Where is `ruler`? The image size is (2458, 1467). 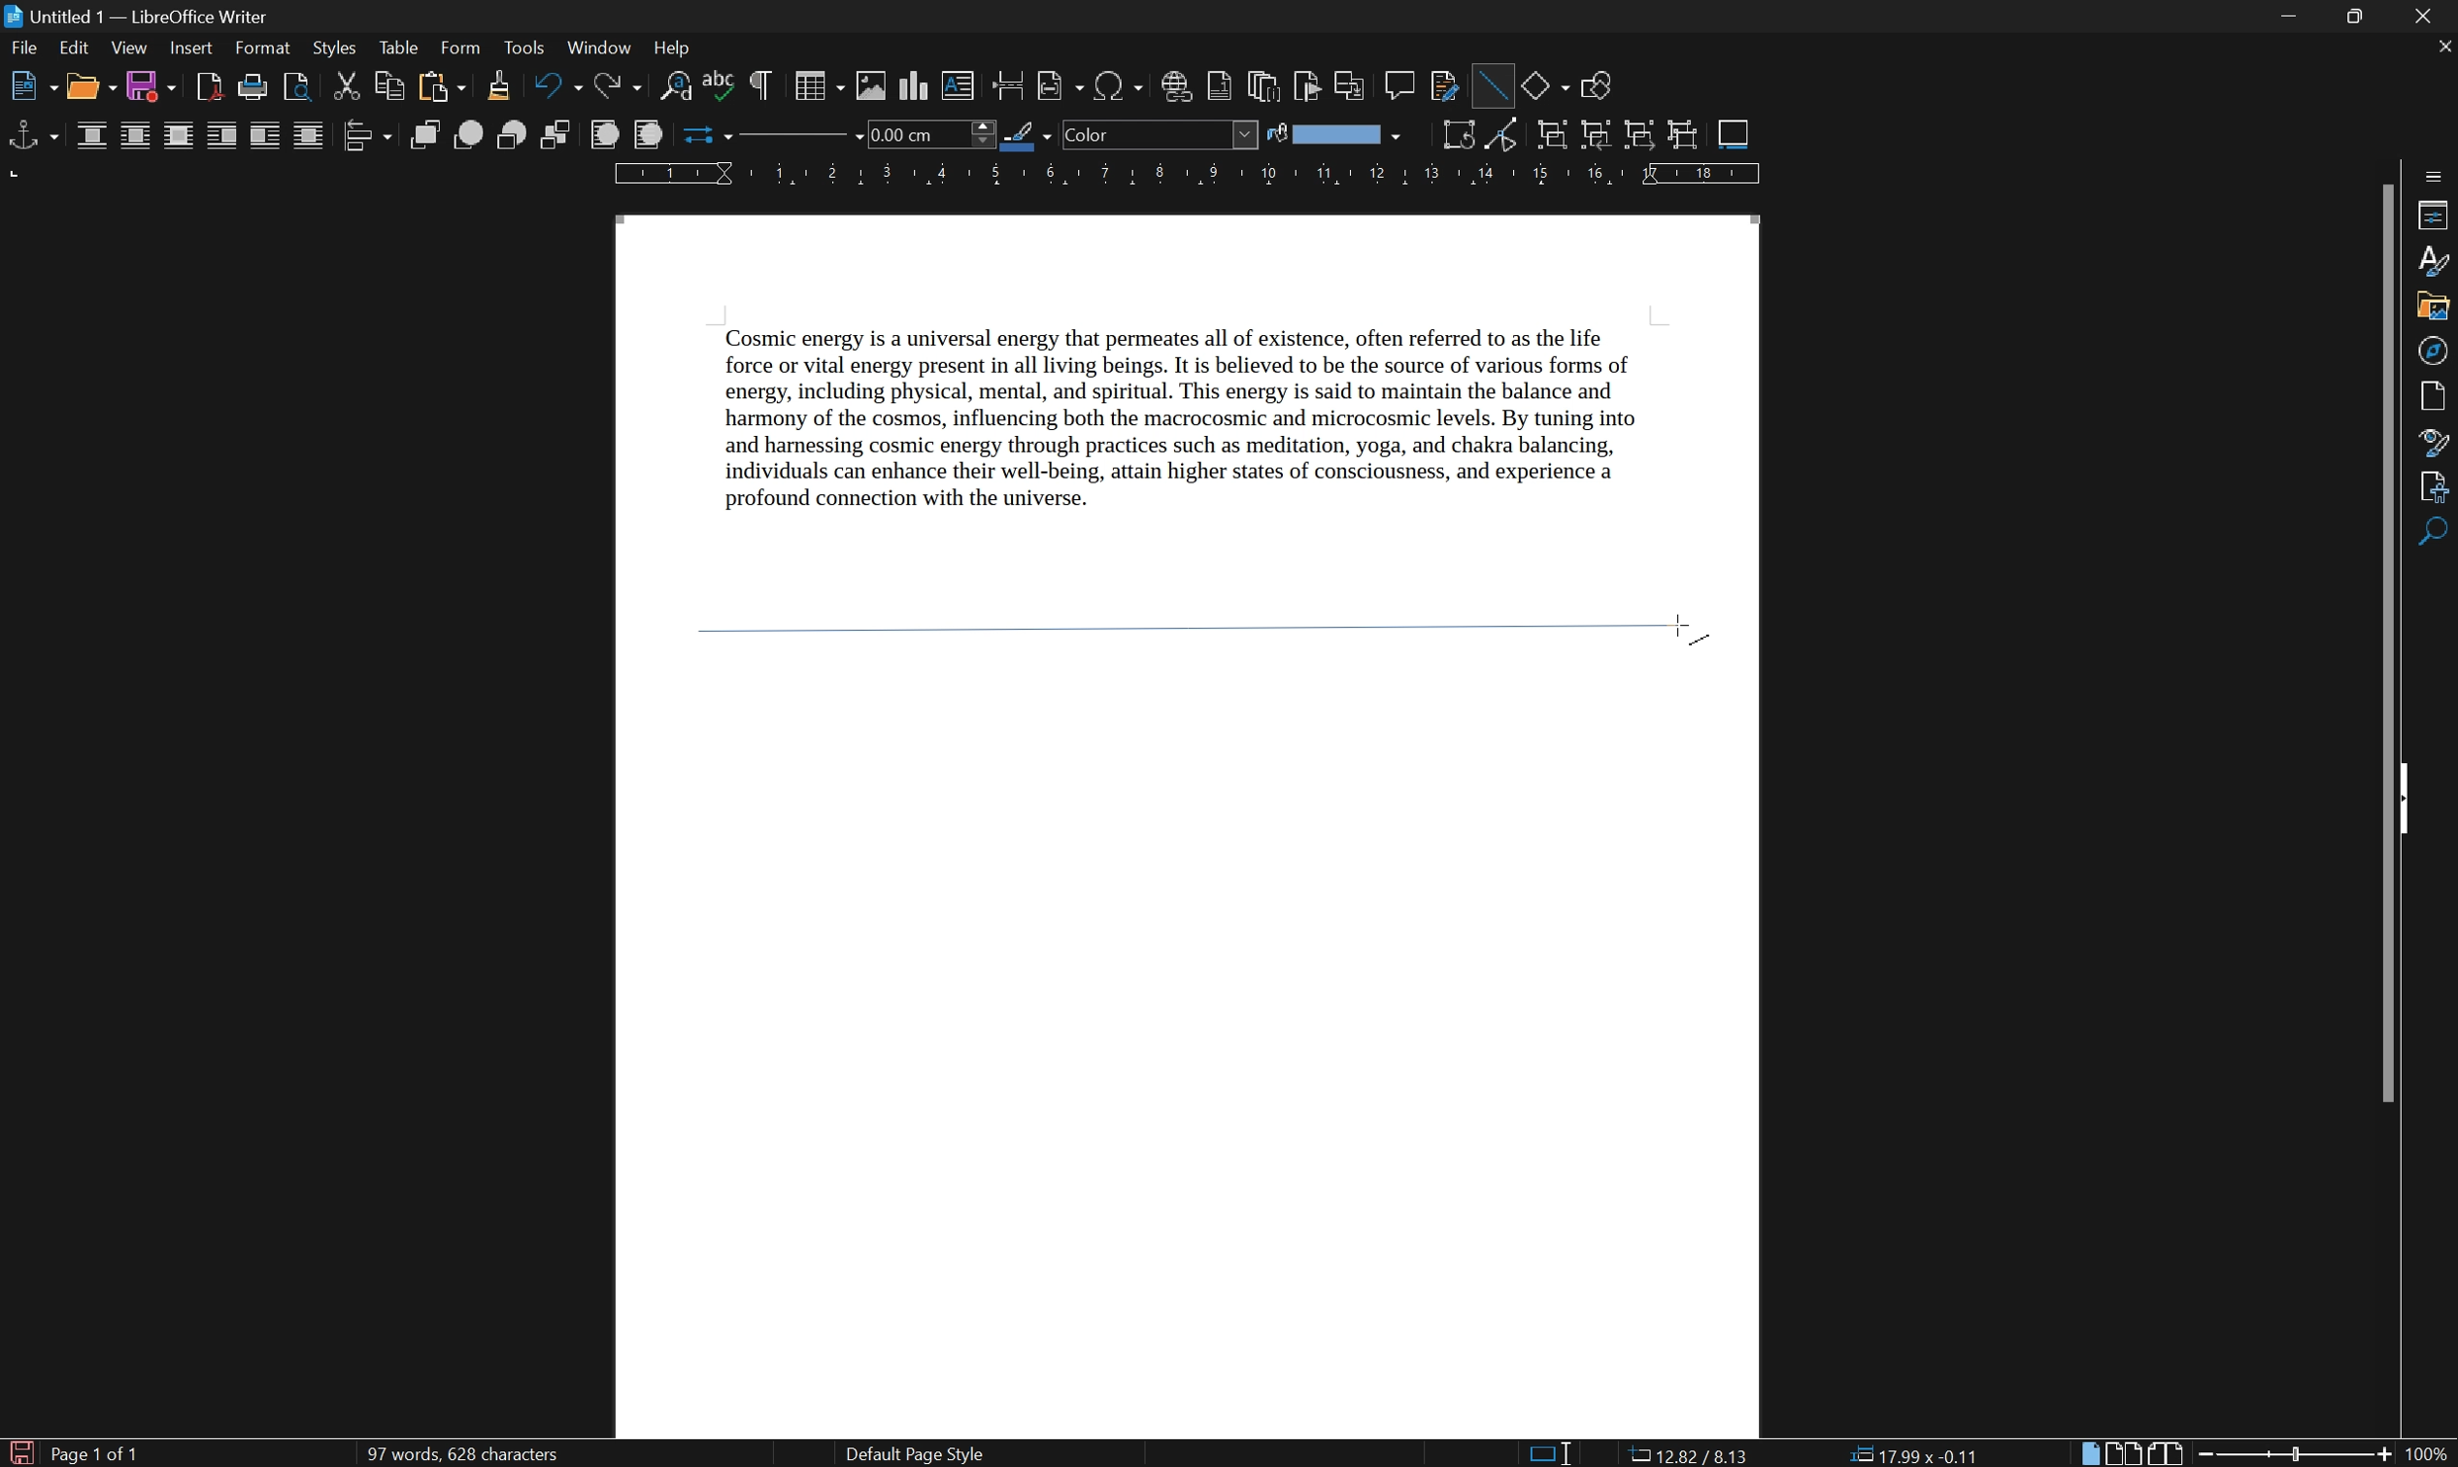
ruler is located at coordinates (1186, 175).